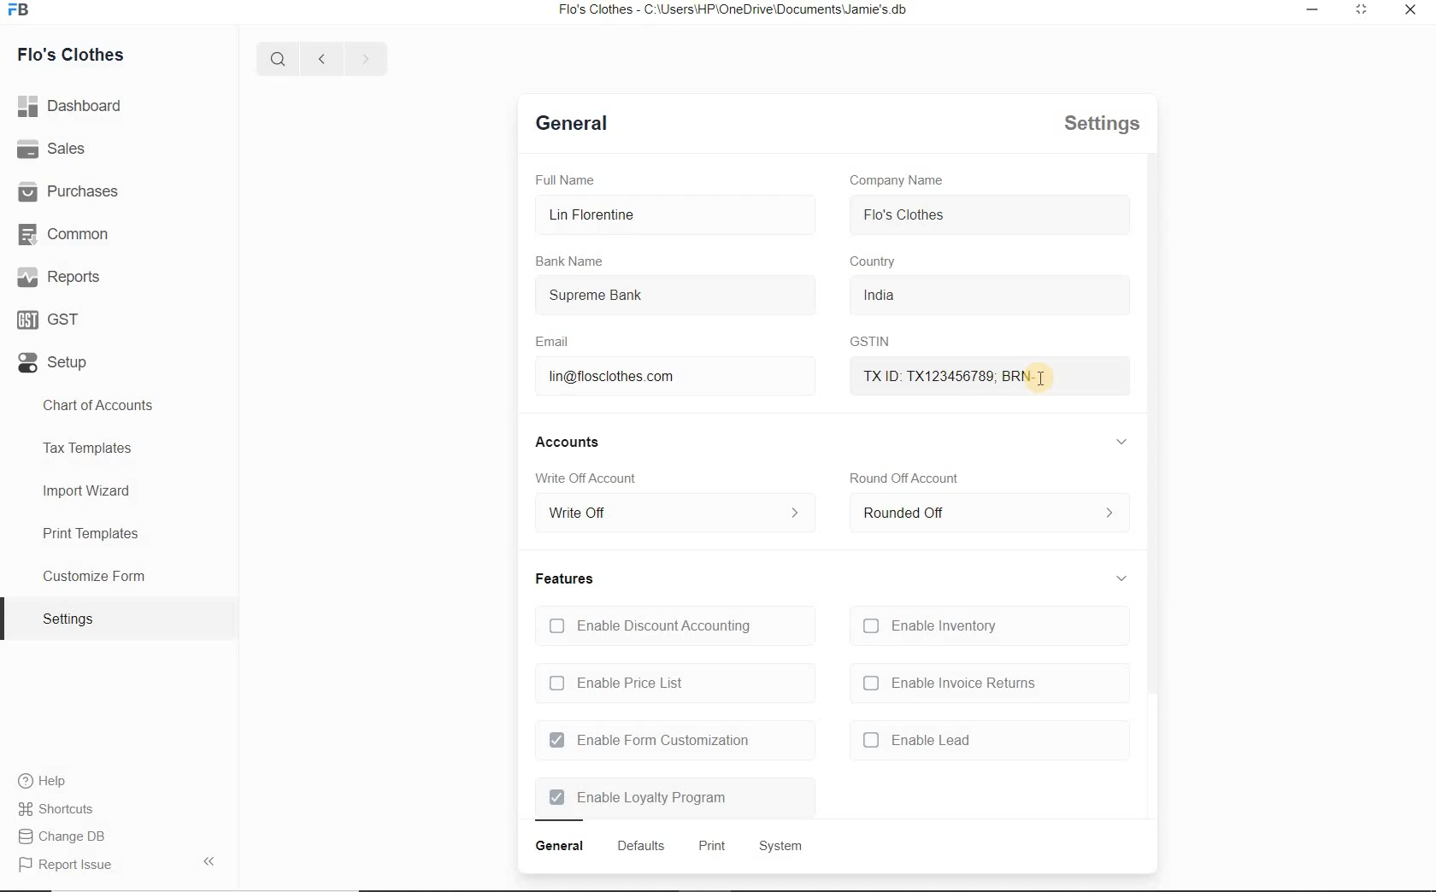  What do you see at coordinates (907, 377) in the screenshot?
I see `mouse pointer` at bounding box center [907, 377].